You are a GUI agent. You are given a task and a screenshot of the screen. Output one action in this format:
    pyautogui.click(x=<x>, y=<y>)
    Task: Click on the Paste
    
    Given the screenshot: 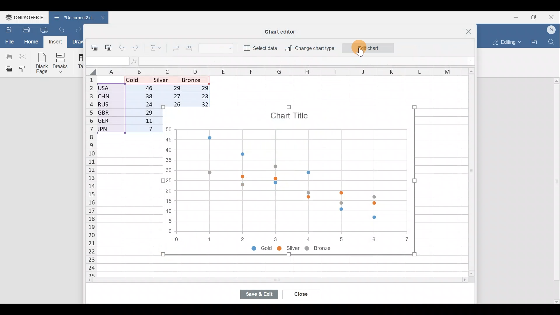 What is the action you would take?
    pyautogui.click(x=7, y=69)
    